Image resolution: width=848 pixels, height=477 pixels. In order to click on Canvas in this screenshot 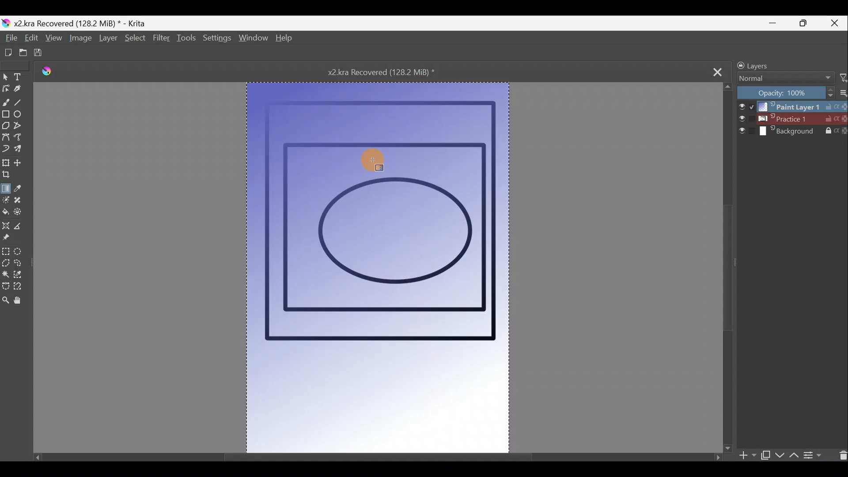, I will do `click(377, 264)`.